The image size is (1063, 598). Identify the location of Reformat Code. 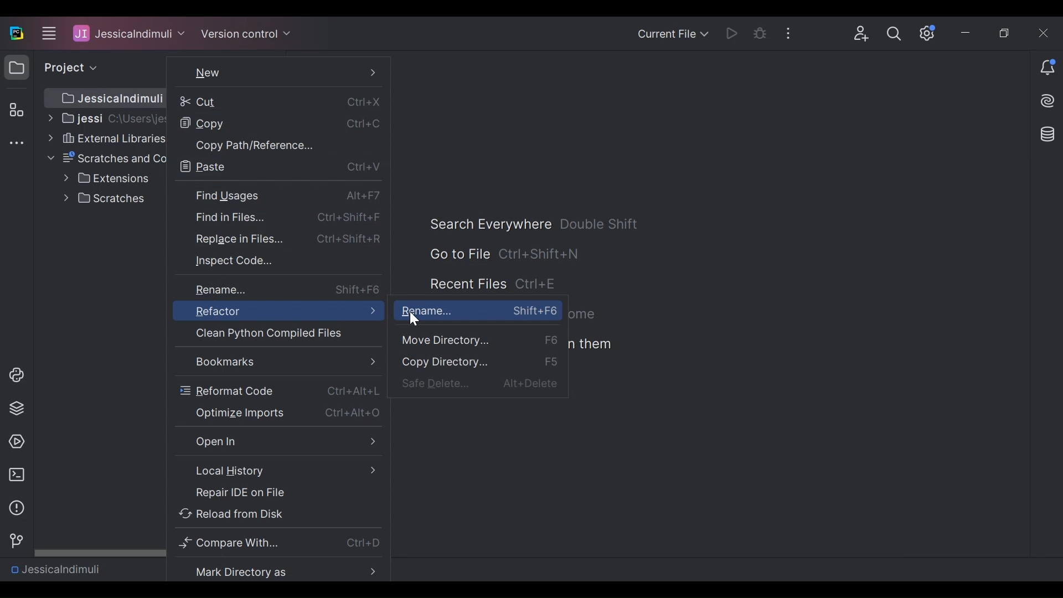
(276, 390).